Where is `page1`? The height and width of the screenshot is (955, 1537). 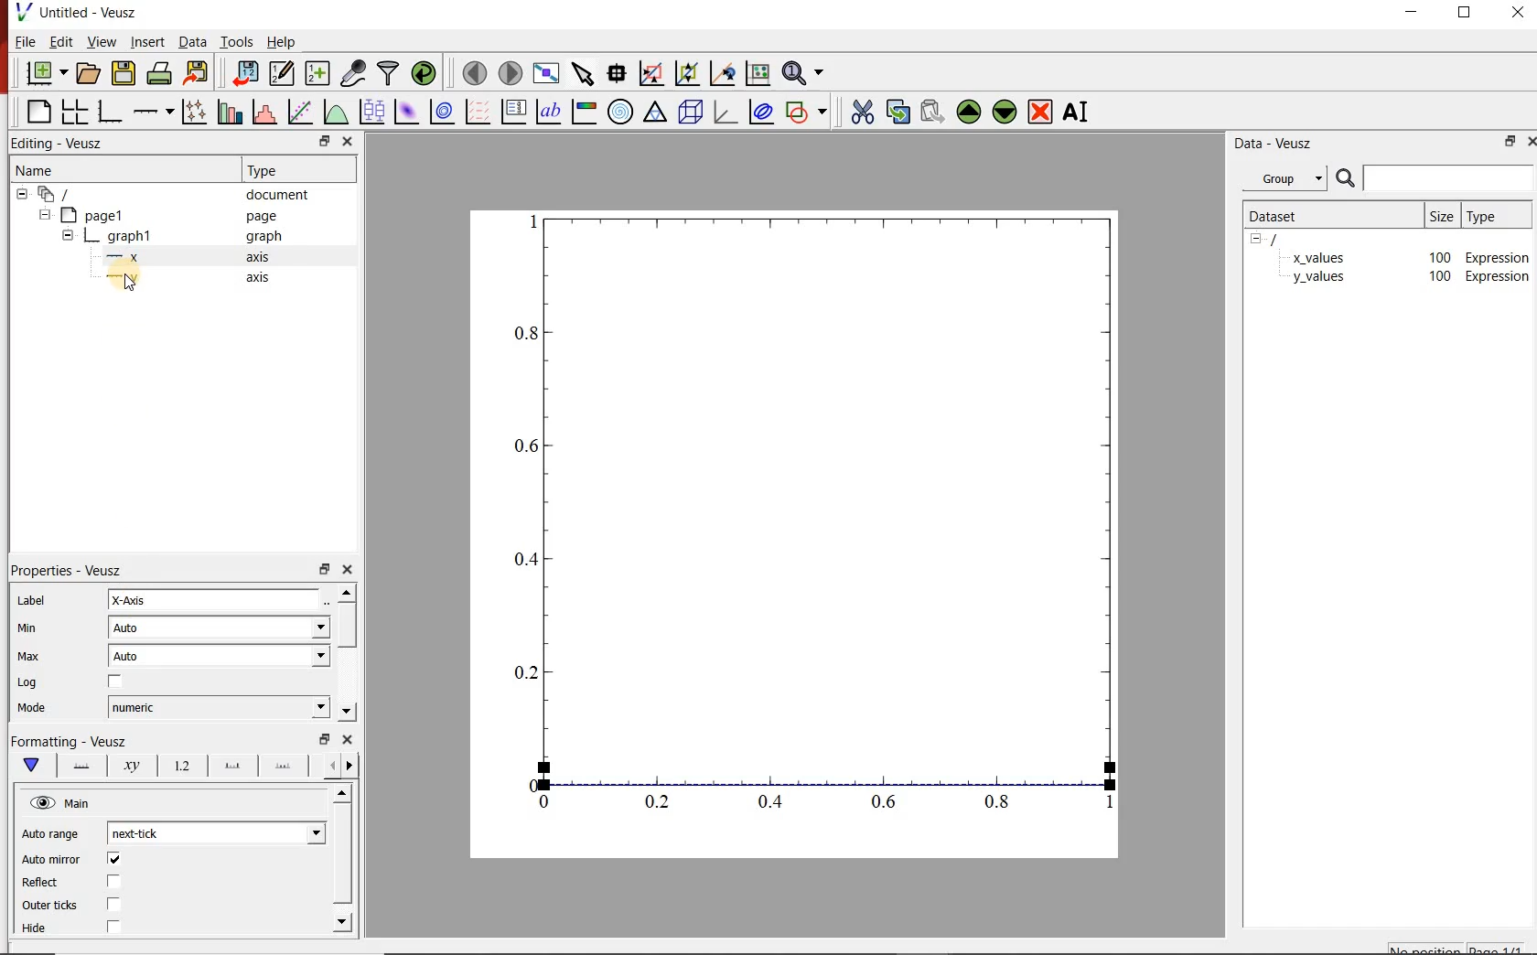 page1 is located at coordinates (100, 213).